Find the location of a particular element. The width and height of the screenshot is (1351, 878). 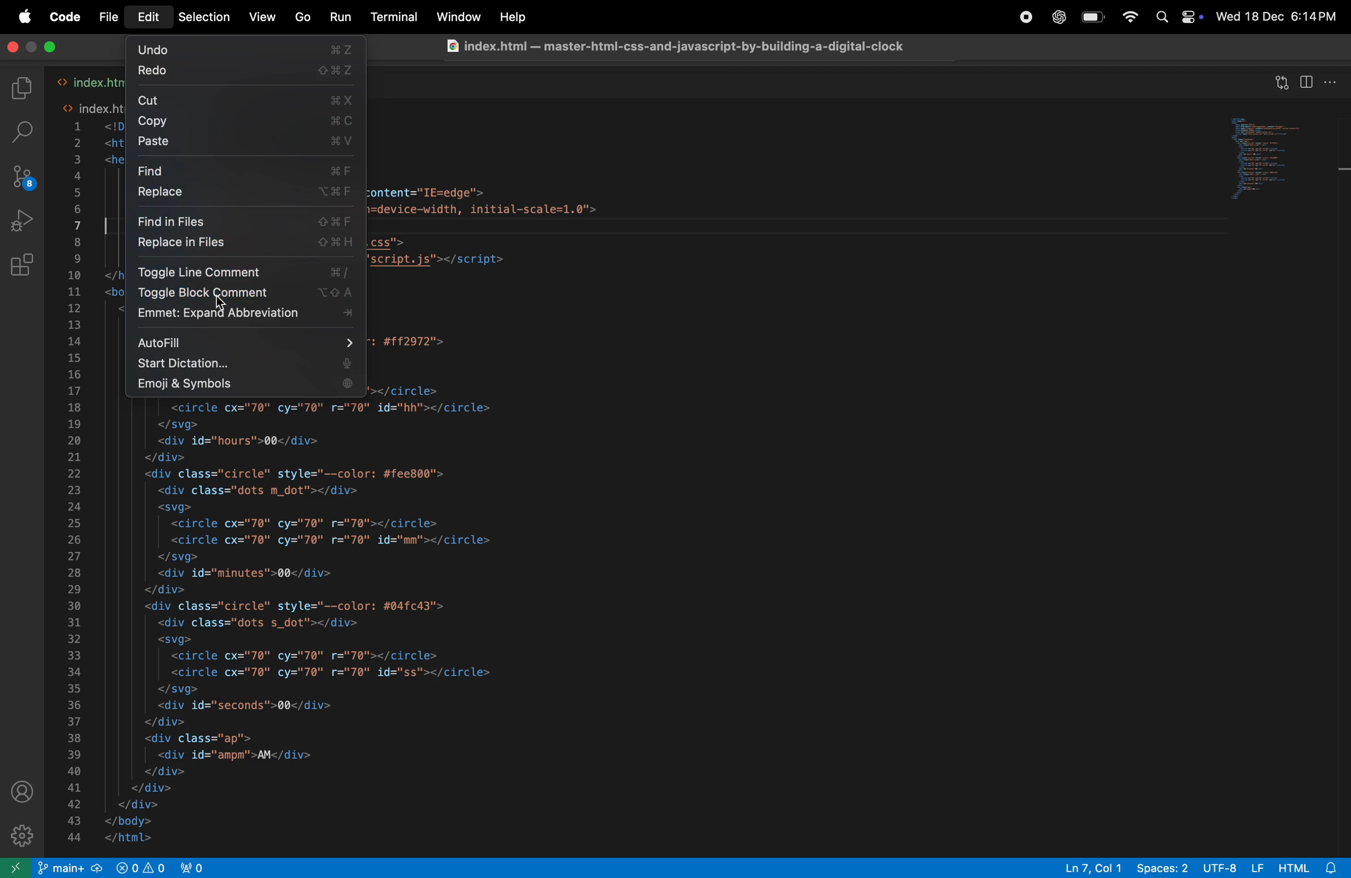

replace is located at coordinates (246, 195).